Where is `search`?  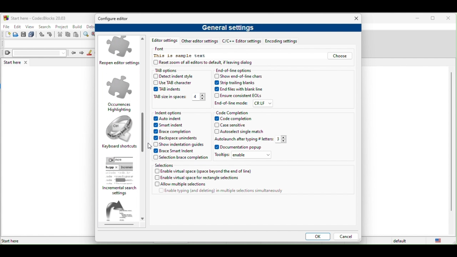 search is located at coordinates (44, 26).